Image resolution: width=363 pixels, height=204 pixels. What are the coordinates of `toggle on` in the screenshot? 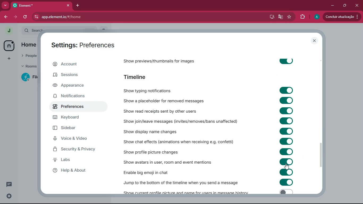 It's located at (286, 61).